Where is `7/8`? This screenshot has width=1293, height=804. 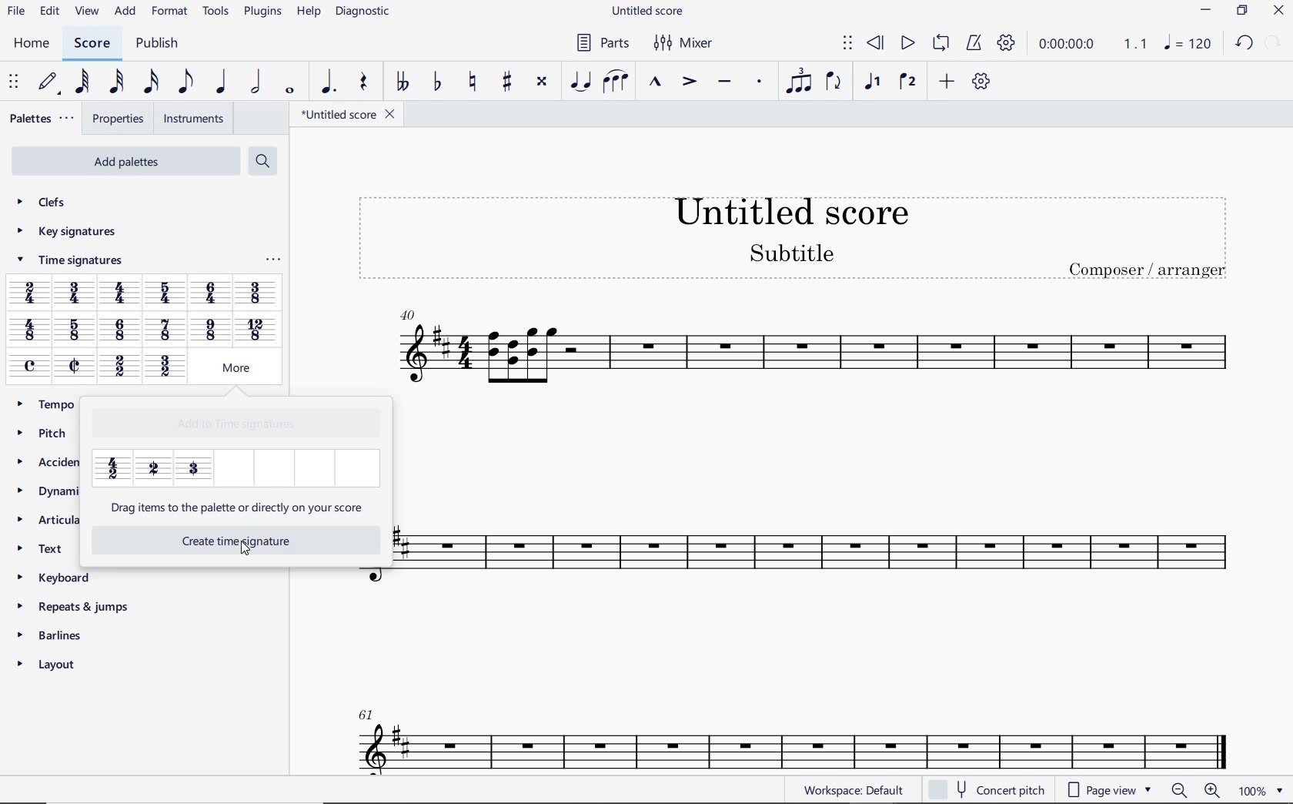 7/8 is located at coordinates (165, 331).